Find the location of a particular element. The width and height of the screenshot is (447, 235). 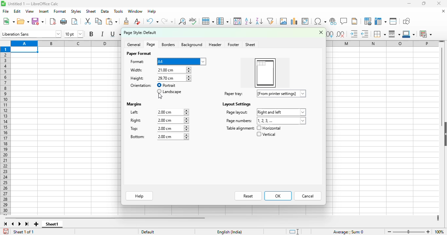

open is located at coordinates (23, 22).